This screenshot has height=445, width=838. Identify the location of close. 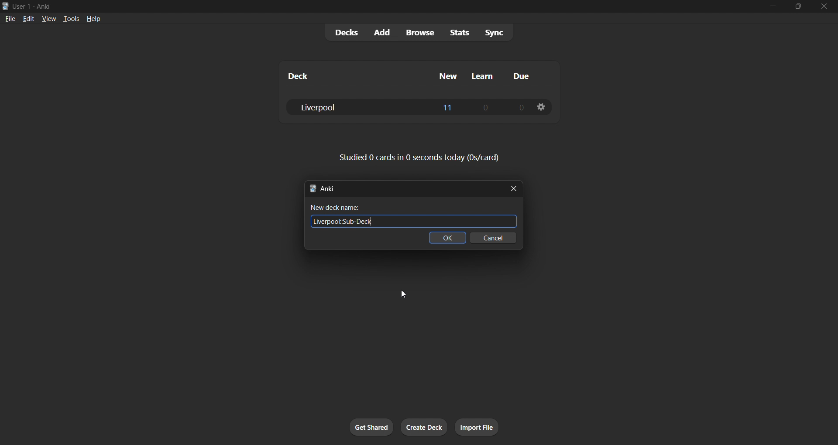
(511, 187).